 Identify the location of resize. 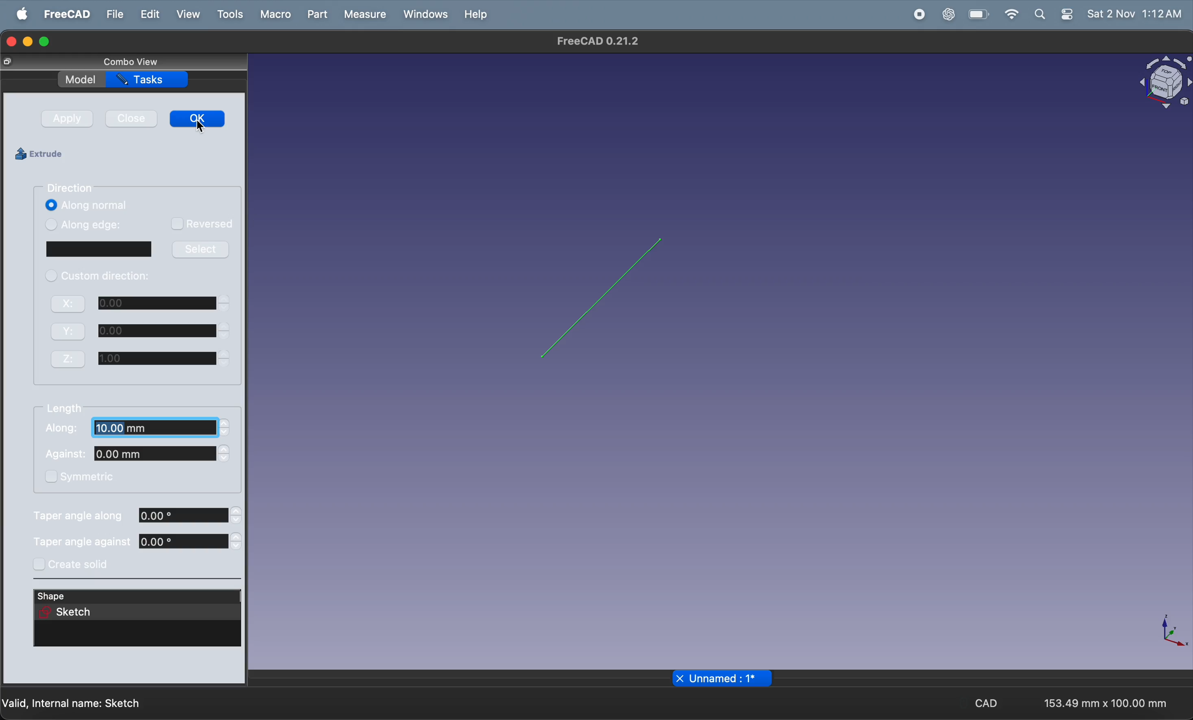
(23, 61).